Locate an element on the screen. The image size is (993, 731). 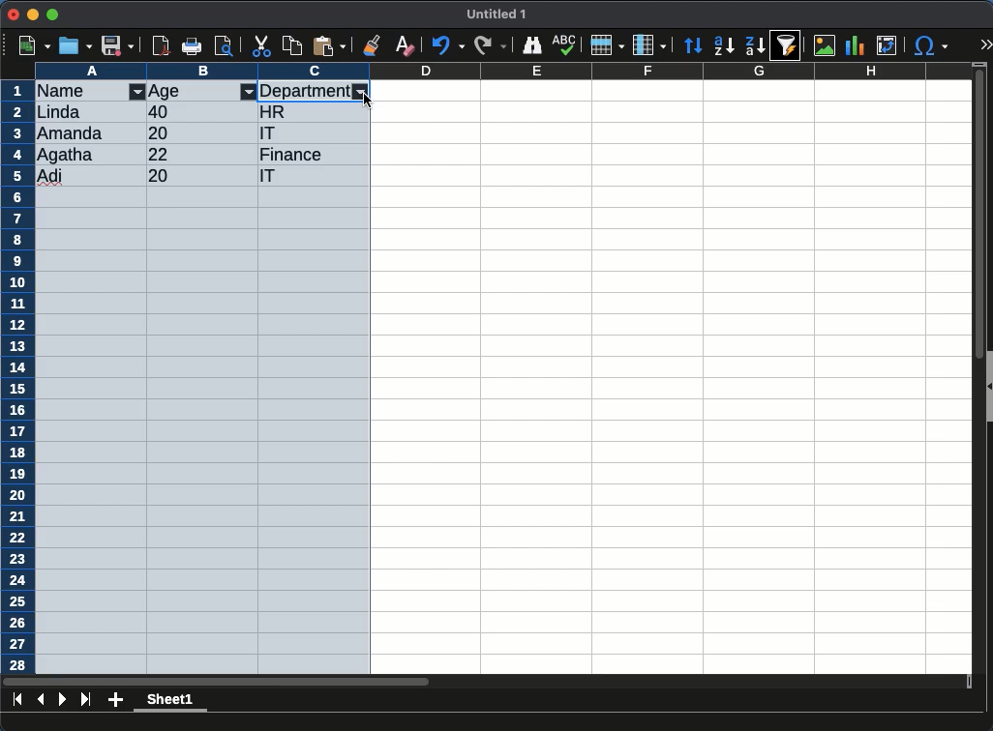
expand is located at coordinates (985, 46).